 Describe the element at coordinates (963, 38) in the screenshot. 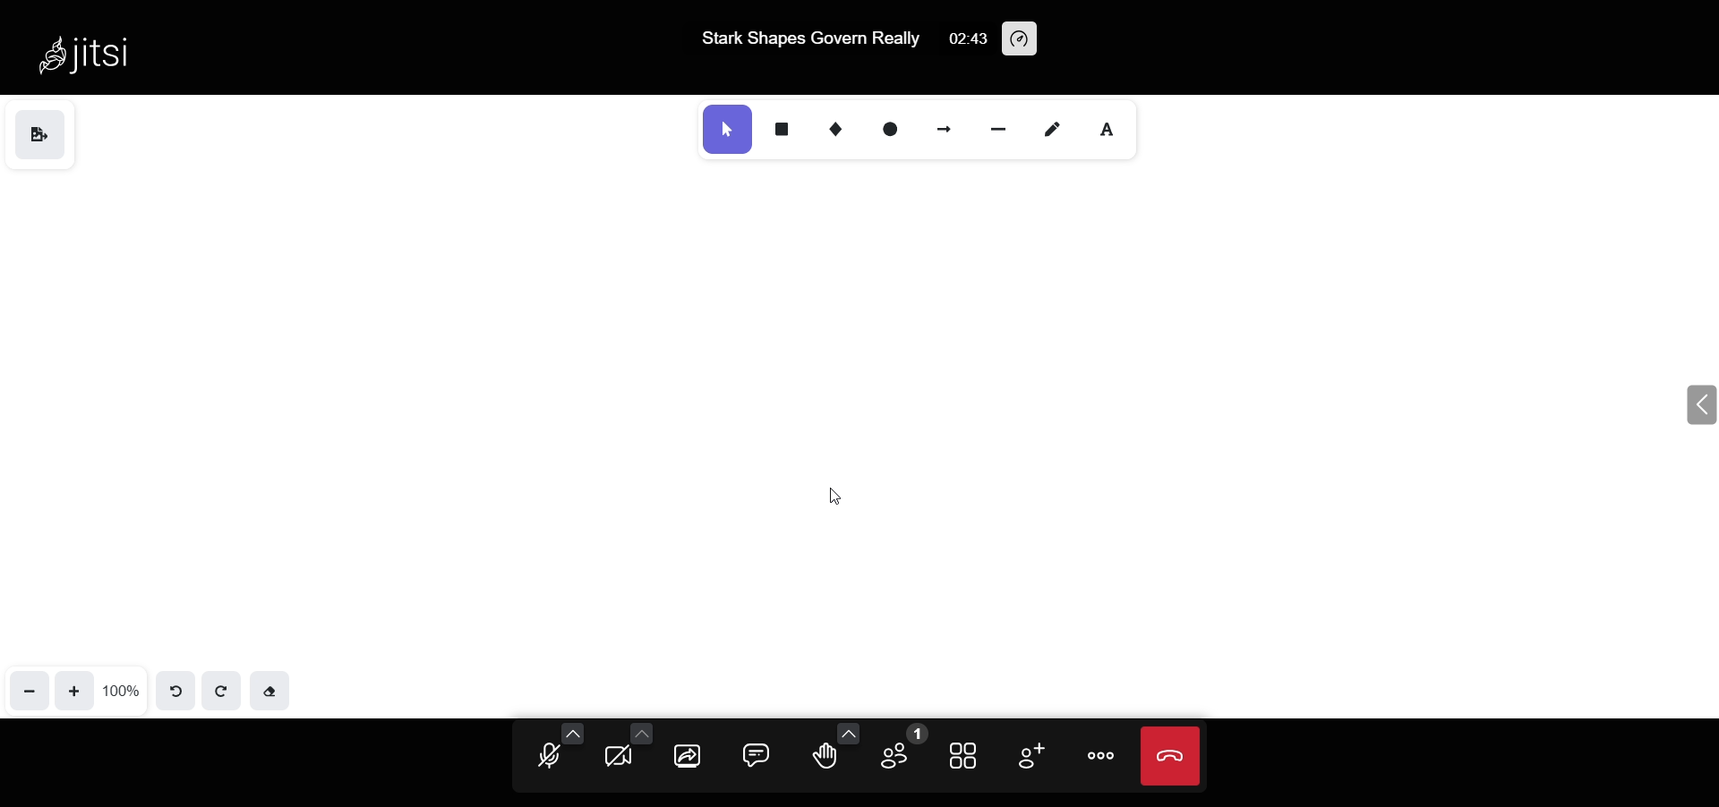

I see `02:43` at that location.